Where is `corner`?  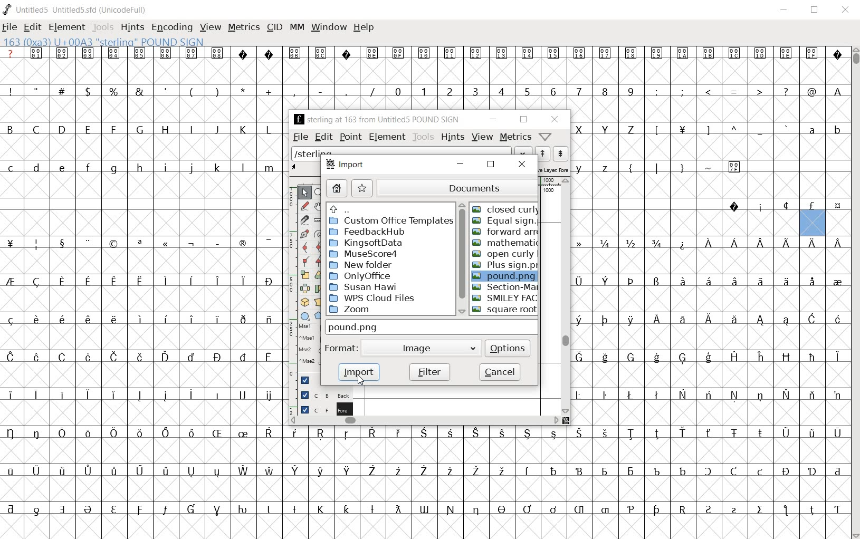
corner is located at coordinates (307, 263).